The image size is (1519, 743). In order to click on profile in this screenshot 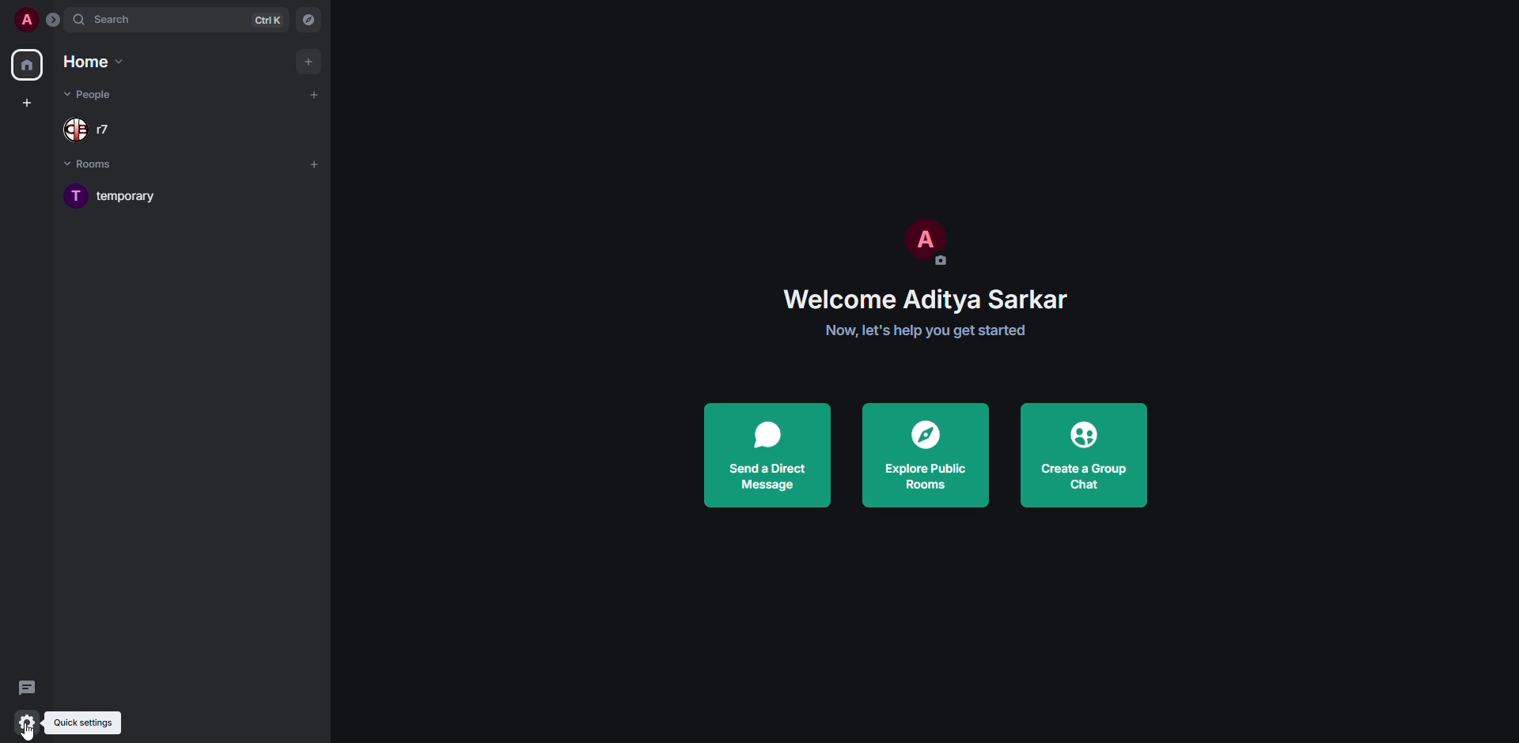, I will do `click(26, 19)`.